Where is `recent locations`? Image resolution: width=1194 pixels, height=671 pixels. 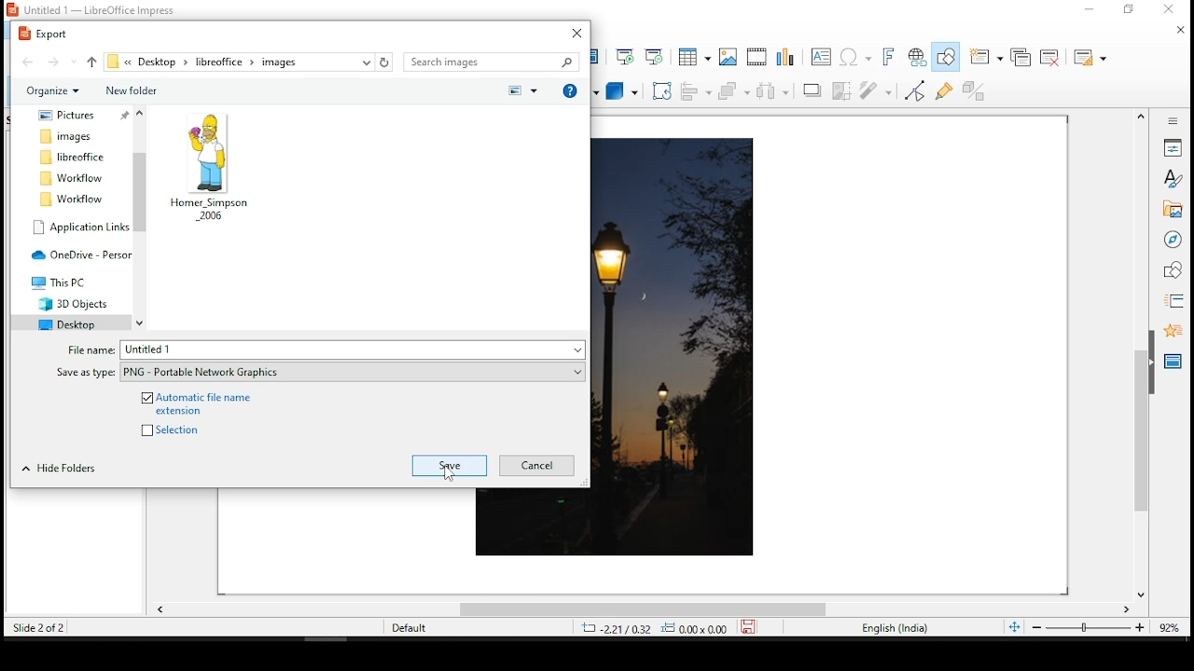
recent locations is located at coordinates (367, 62).